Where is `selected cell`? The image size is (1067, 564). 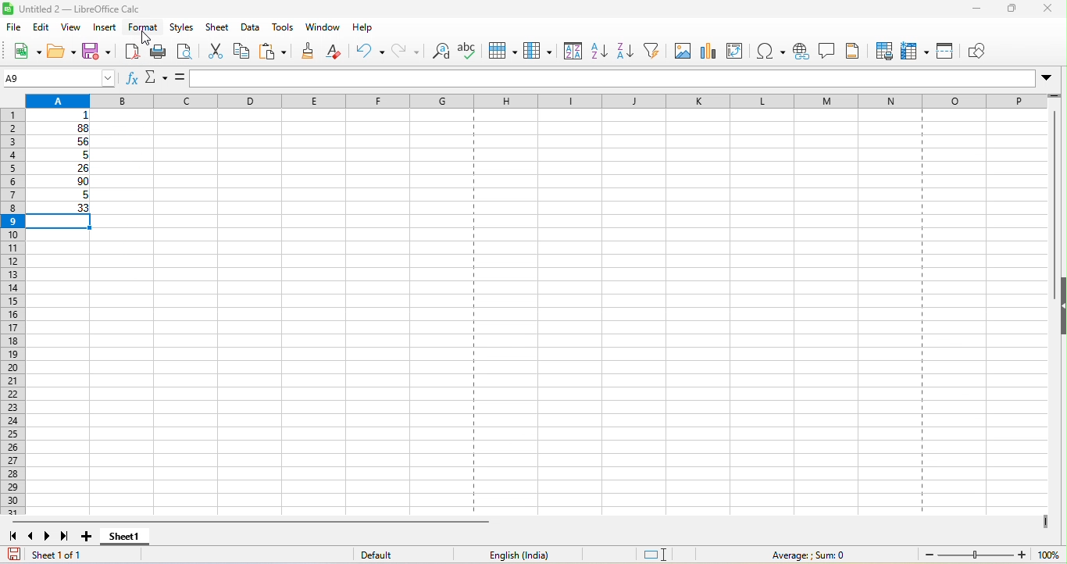
selected cell is located at coordinates (63, 223).